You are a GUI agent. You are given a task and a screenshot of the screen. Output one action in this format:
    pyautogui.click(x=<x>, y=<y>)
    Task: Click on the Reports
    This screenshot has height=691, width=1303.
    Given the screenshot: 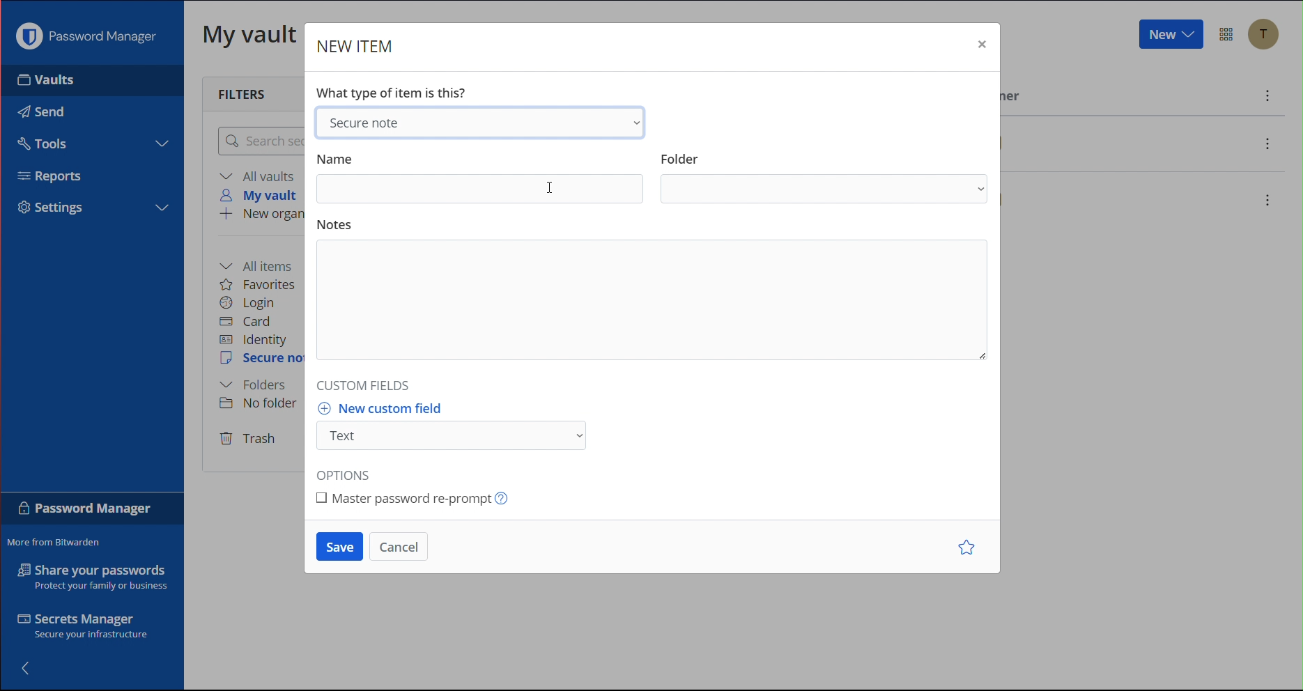 What is the action you would take?
    pyautogui.click(x=50, y=176)
    